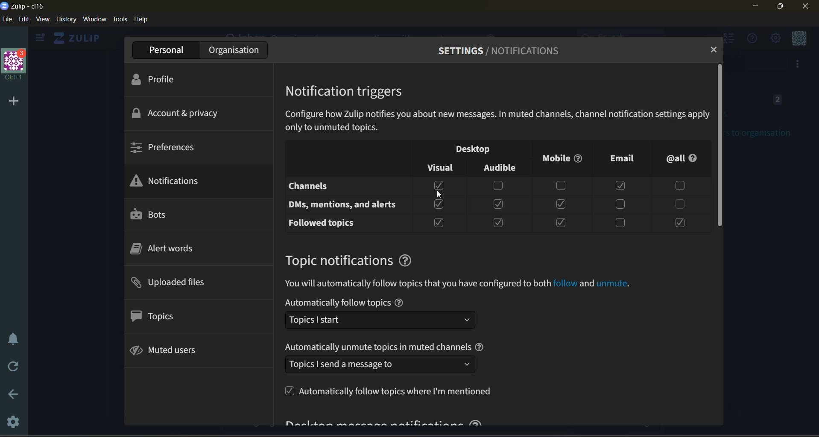 This screenshot has height=437, width=819. Describe the element at coordinates (417, 284) in the screenshot. I see `text` at that location.